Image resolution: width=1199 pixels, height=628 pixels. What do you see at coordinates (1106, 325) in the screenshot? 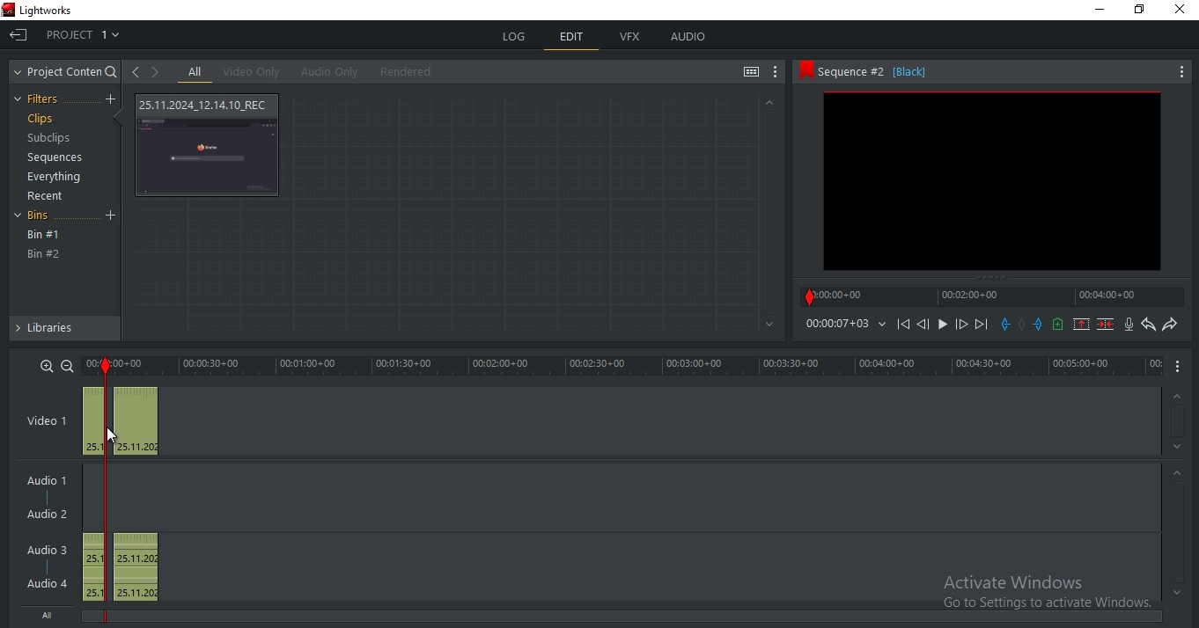
I see `delete marked section` at bounding box center [1106, 325].